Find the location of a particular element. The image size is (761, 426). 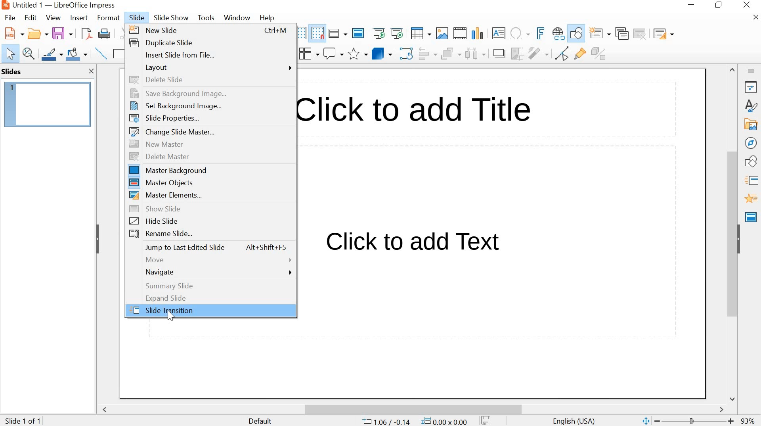

CLOSE DOCUMENT is located at coordinates (755, 16).